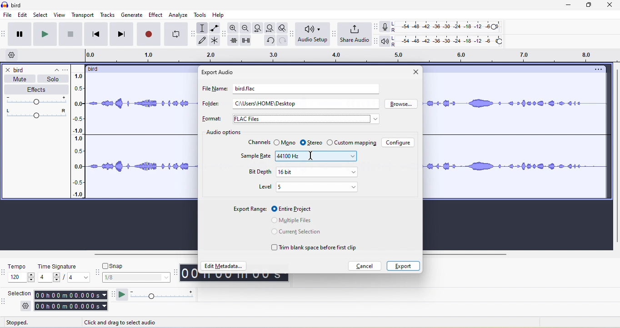  Describe the element at coordinates (203, 28) in the screenshot. I see `selection tool` at that location.